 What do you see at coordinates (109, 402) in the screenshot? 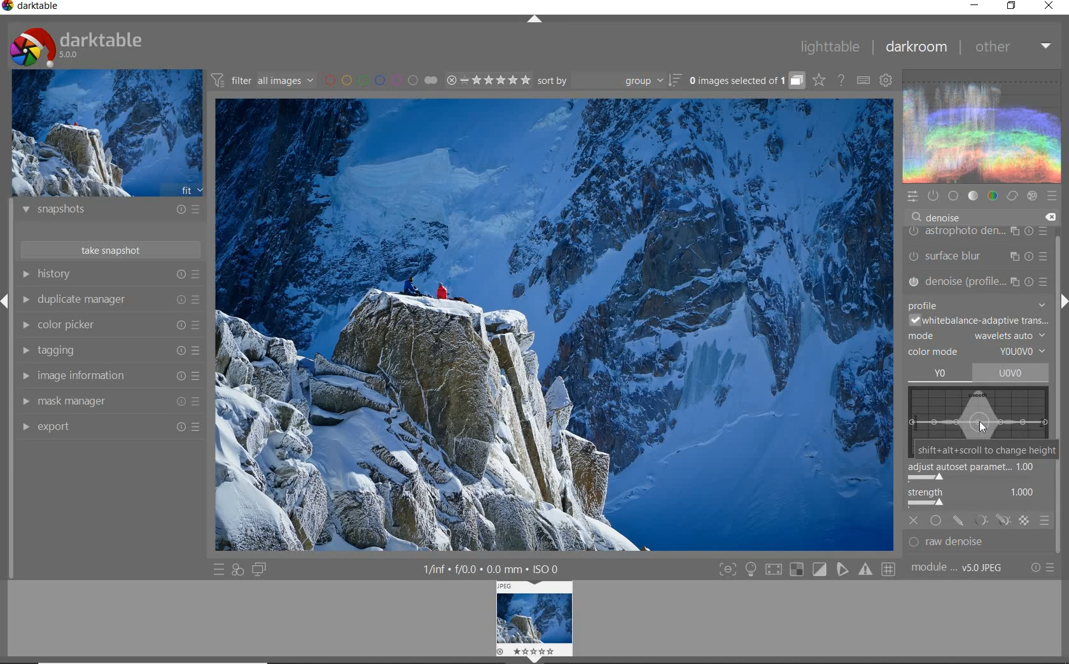
I see `mask manager` at bounding box center [109, 402].